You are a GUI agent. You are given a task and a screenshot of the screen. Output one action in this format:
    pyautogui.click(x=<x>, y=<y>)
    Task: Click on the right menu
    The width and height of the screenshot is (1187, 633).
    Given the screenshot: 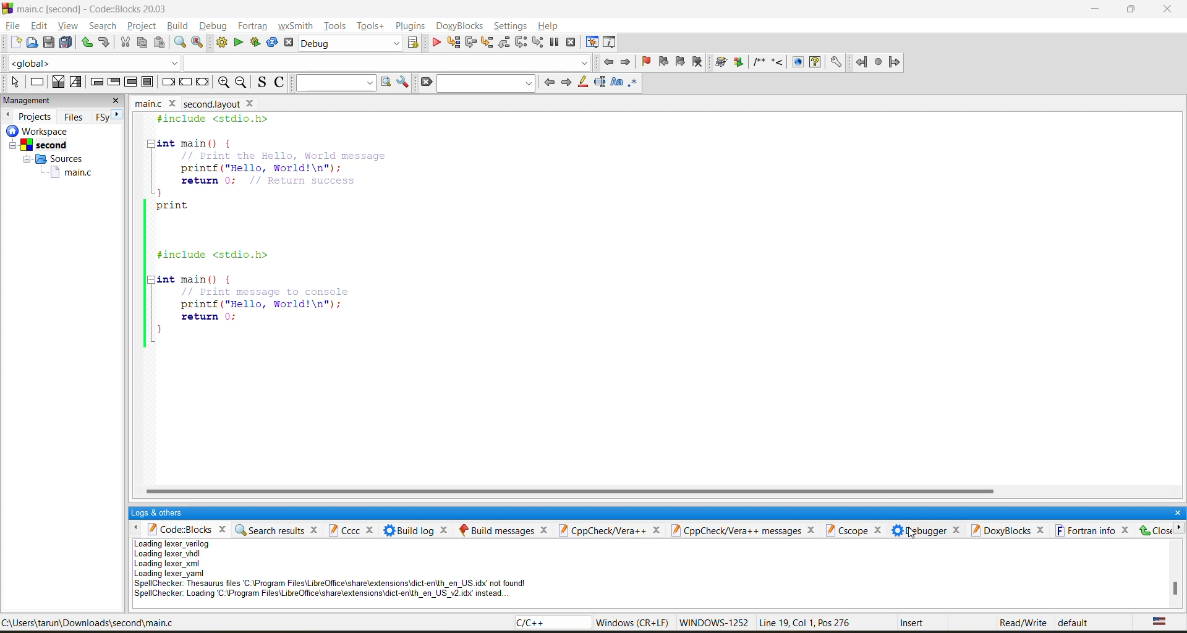 What is the action you would take?
    pyautogui.click(x=1180, y=532)
    